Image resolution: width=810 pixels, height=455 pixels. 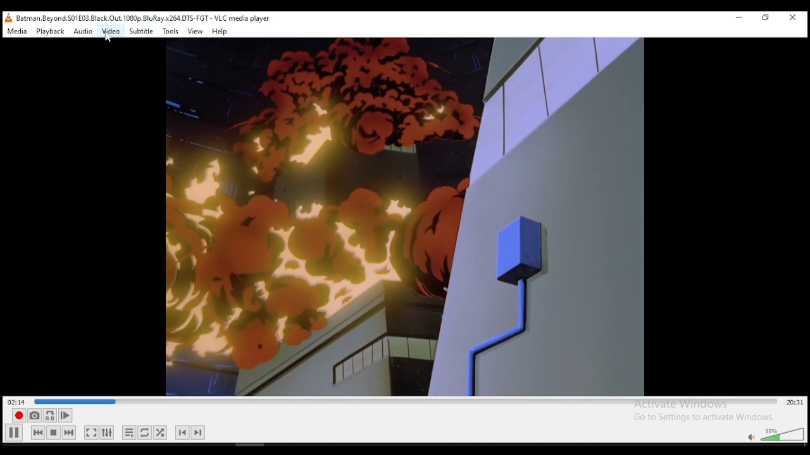 I want to click on previous media in playlist, skips backward when held, so click(x=38, y=433).